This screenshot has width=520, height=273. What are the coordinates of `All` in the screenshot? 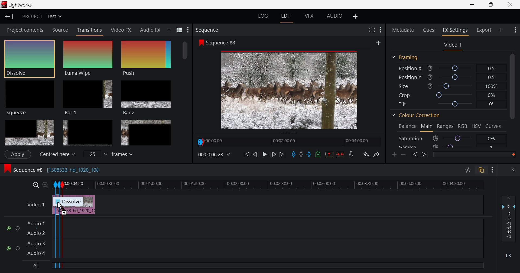 It's located at (37, 266).